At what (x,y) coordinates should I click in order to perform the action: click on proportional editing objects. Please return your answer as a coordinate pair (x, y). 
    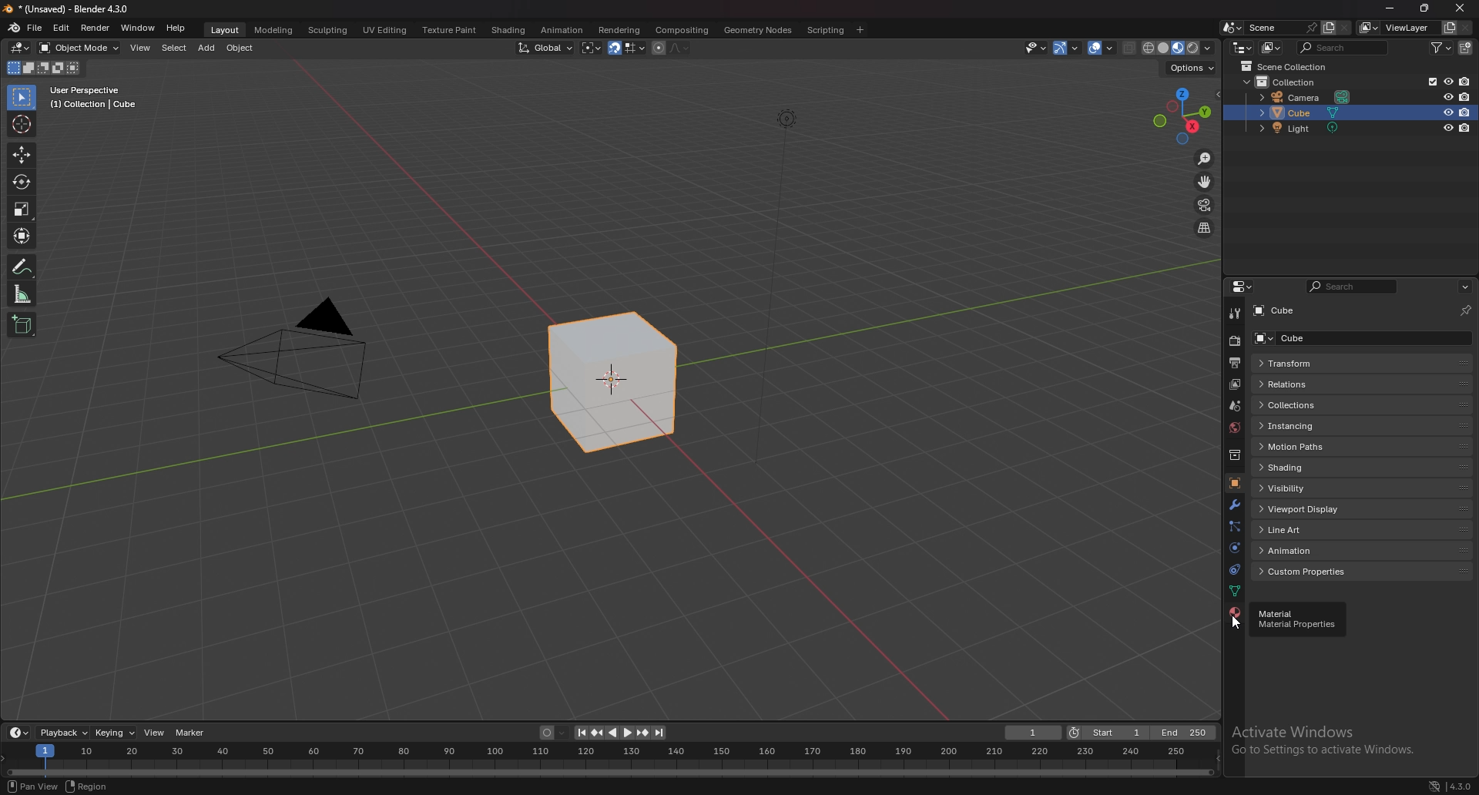
    Looking at the image, I should click on (656, 48).